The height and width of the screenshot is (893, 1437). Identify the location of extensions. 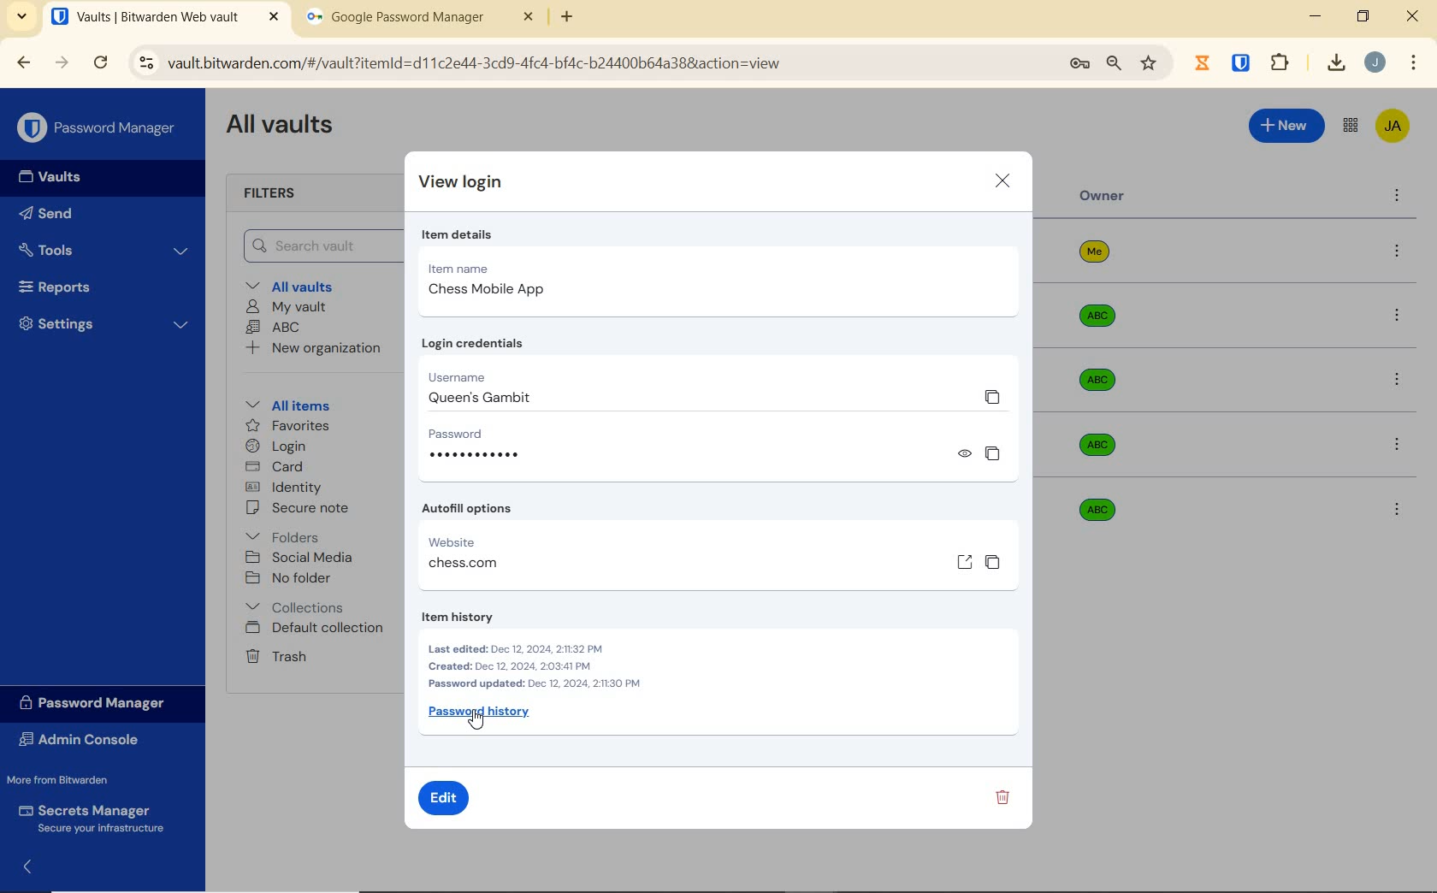
(1243, 62).